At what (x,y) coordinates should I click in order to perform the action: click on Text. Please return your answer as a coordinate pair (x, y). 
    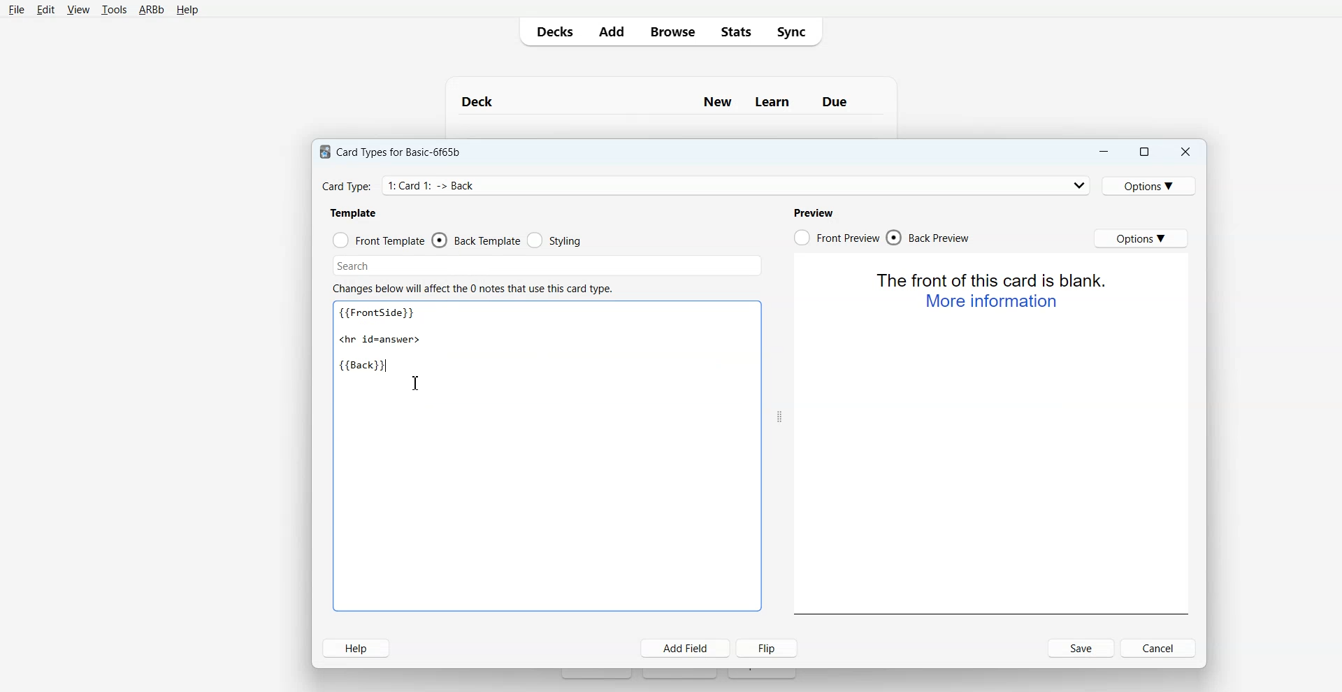
    Looking at the image, I should click on (671, 96).